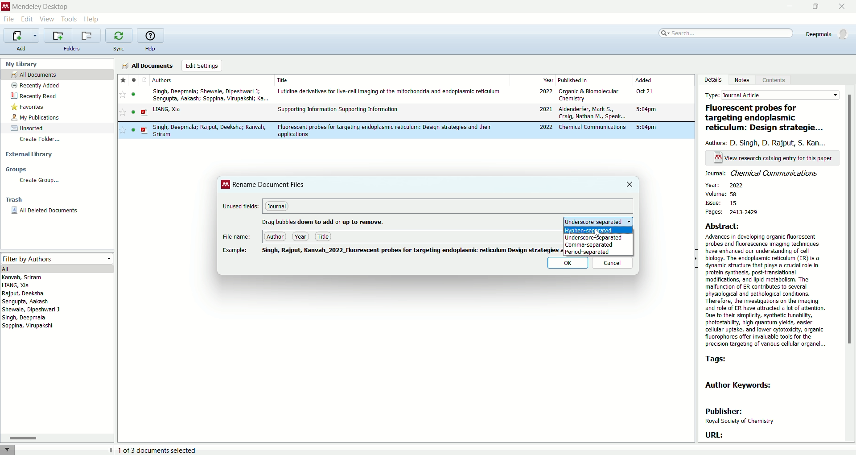  Describe the element at coordinates (41, 141) in the screenshot. I see `create folder` at that location.